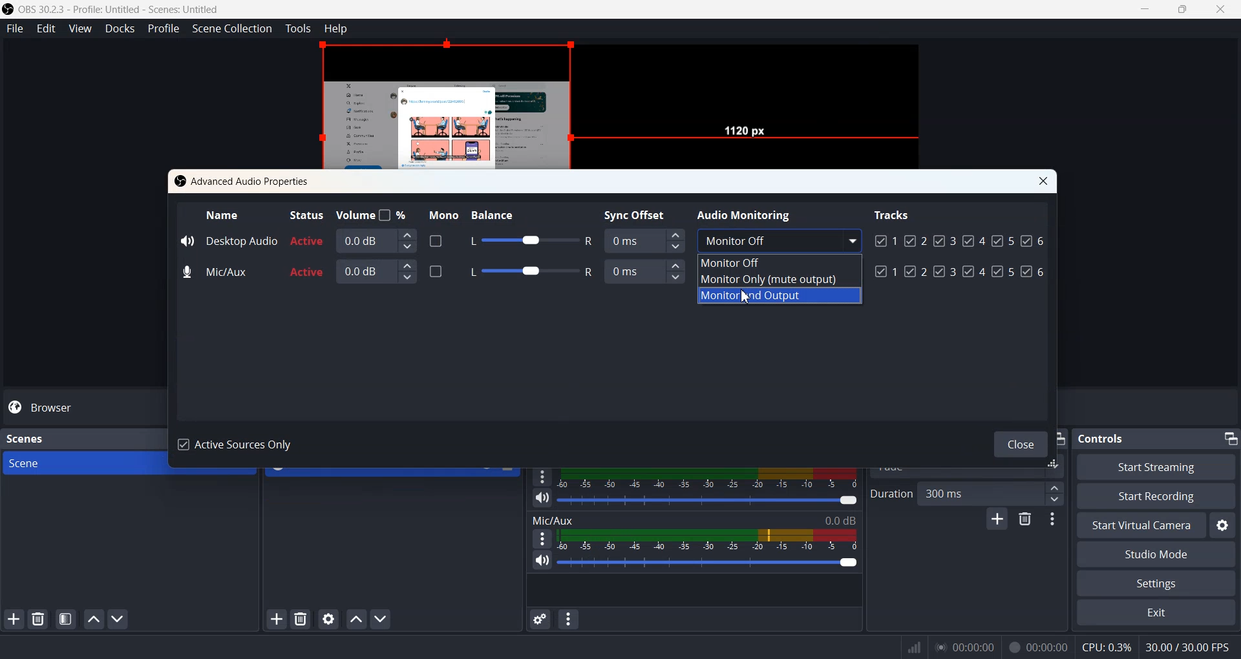 This screenshot has height=659, width=1241. I want to click on Balance, so click(504, 213).